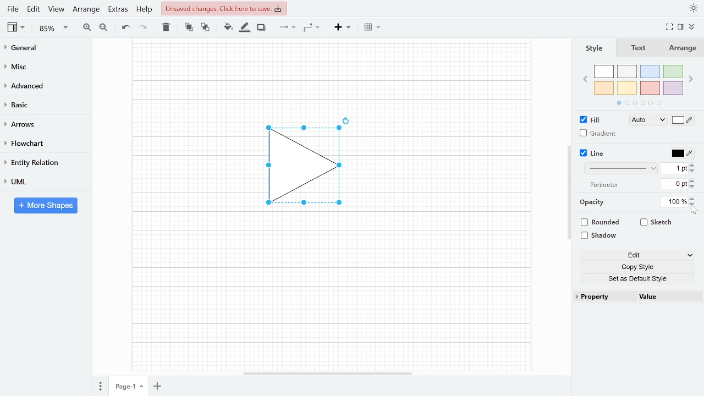  Describe the element at coordinates (145, 9) in the screenshot. I see `help` at that location.